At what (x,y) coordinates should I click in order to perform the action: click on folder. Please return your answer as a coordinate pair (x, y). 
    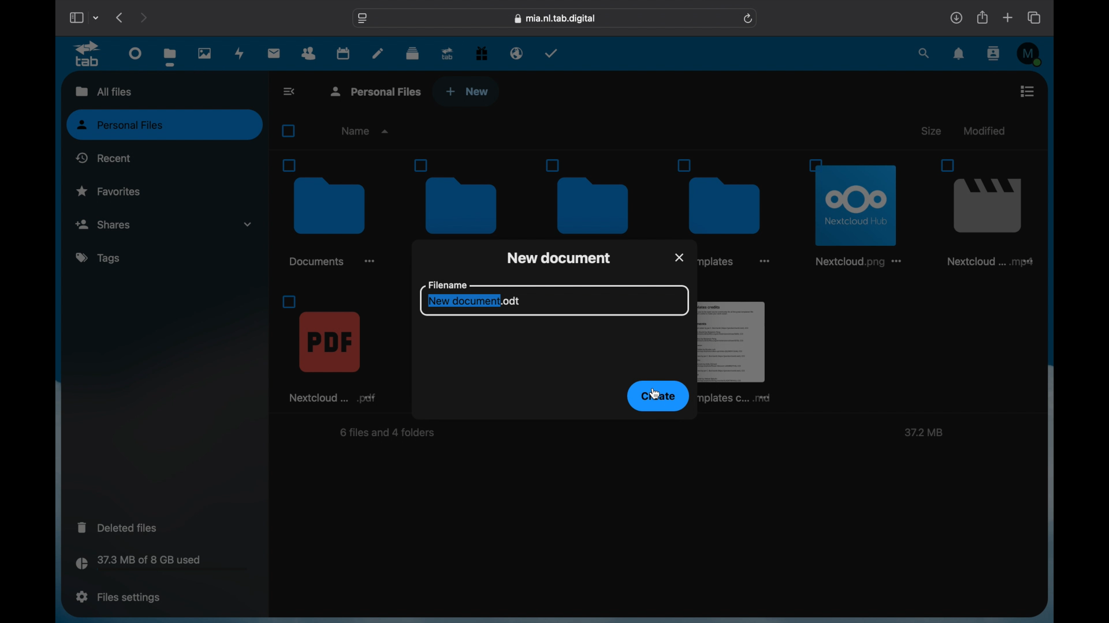
    Looking at the image, I should click on (592, 197).